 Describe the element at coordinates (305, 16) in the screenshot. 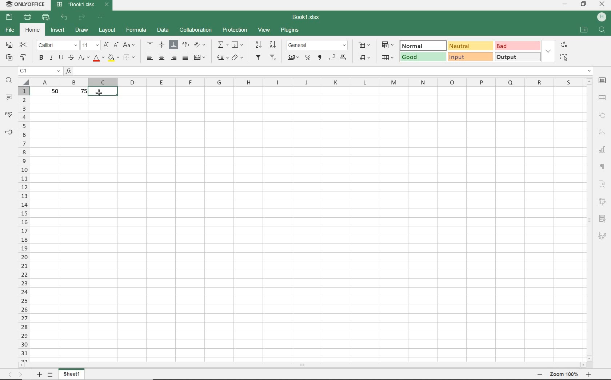

I see `file name` at that location.